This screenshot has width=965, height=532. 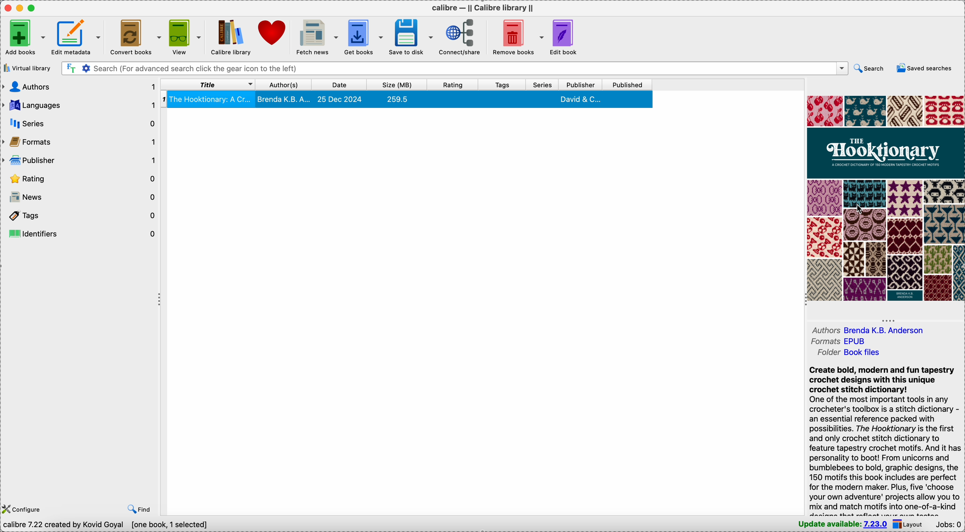 I want to click on date, so click(x=339, y=85).